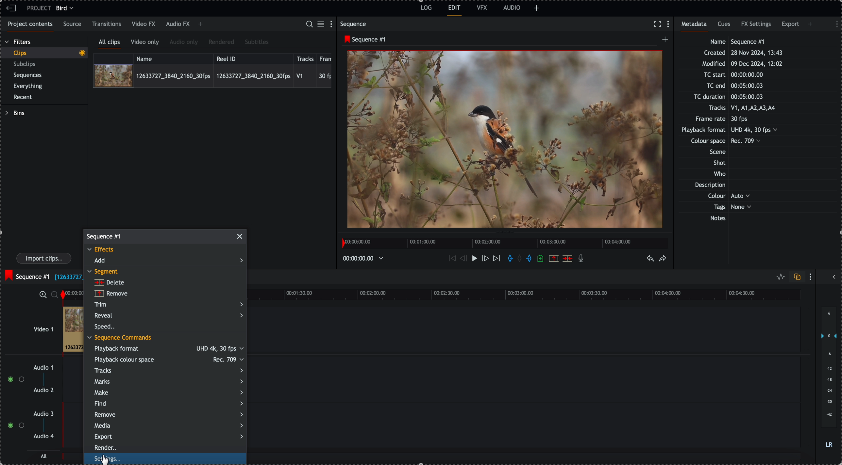  Describe the element at coordinates (567, 258) in the screenshot. I see `delete/cut` at that location.